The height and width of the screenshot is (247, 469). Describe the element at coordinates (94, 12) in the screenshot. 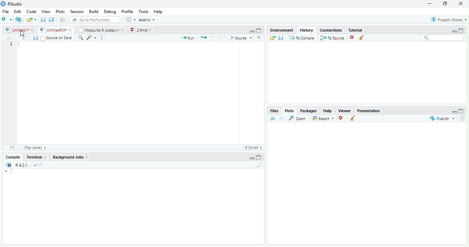

I see `Build` at that location.